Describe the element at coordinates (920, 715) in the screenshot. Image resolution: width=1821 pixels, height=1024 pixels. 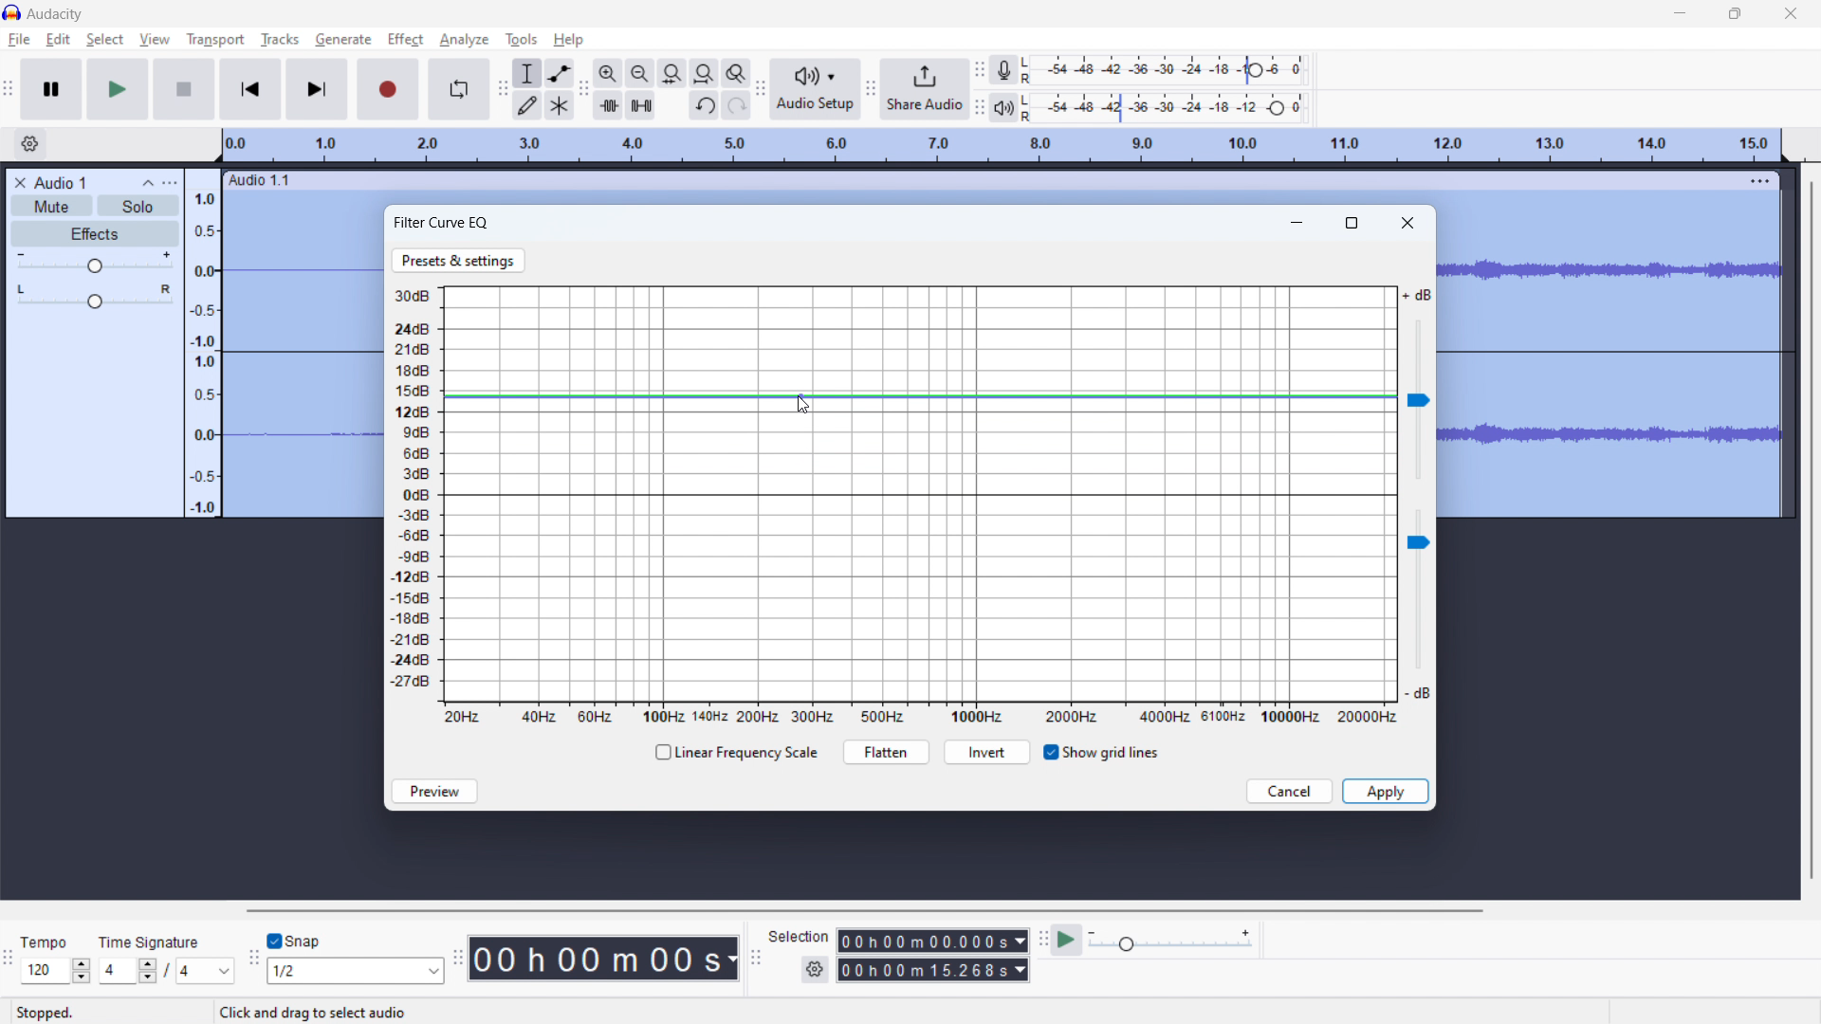
I see `frequency scale` at that location.